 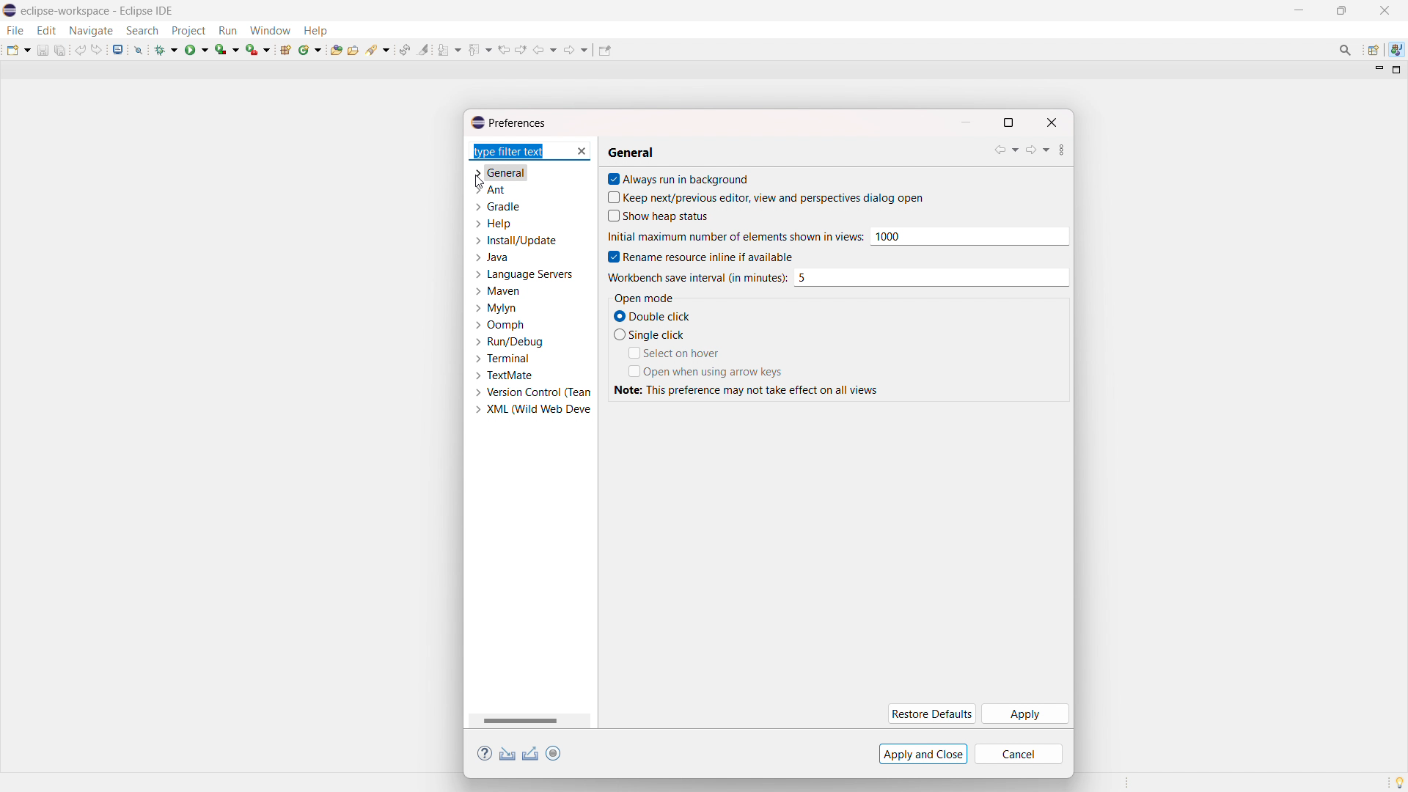 I want to click on logo, so click(x=10, y=11).